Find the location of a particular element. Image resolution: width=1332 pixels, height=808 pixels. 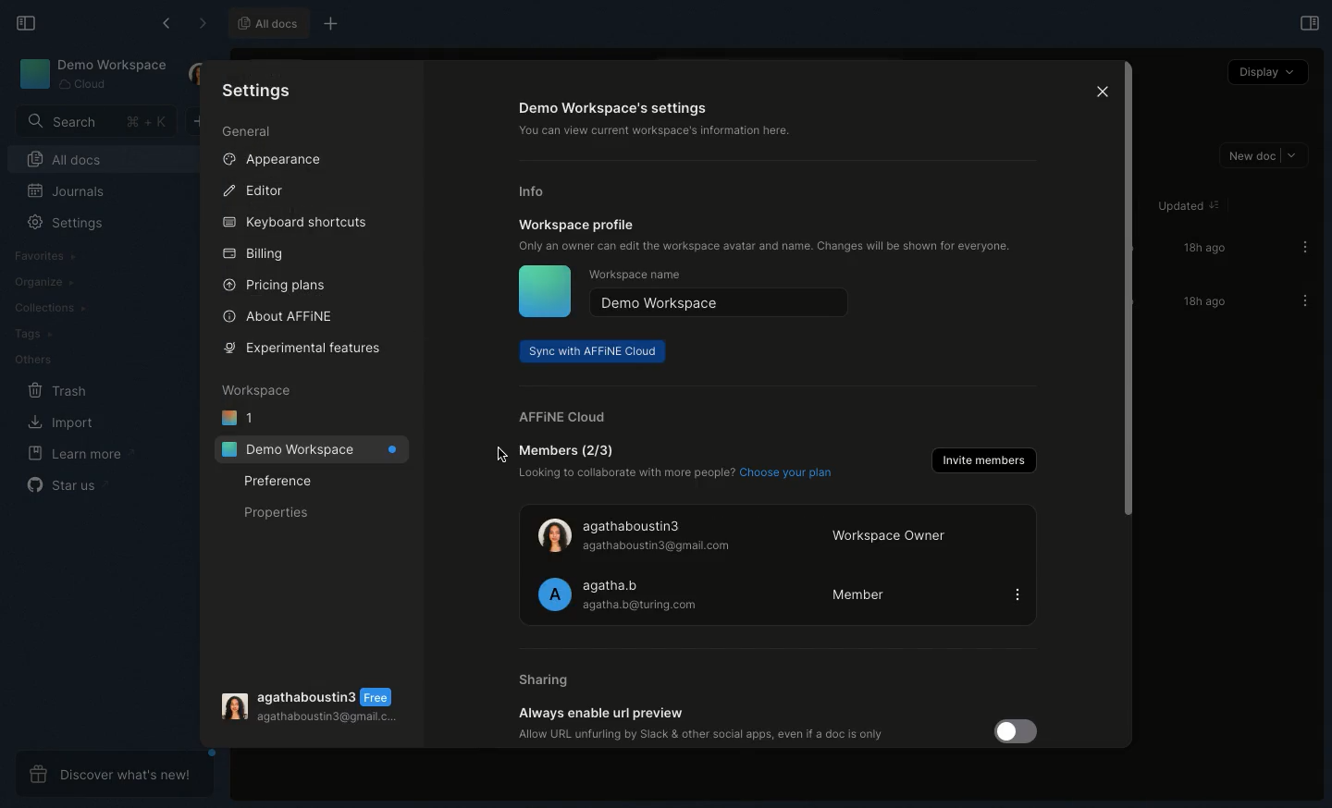

Search is located at coordinates (92, 121).